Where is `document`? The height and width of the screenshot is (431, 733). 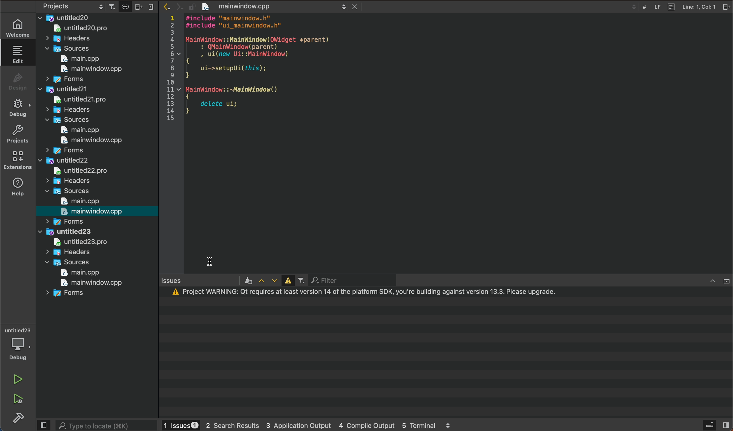
document is located at coordinates (670, 7).